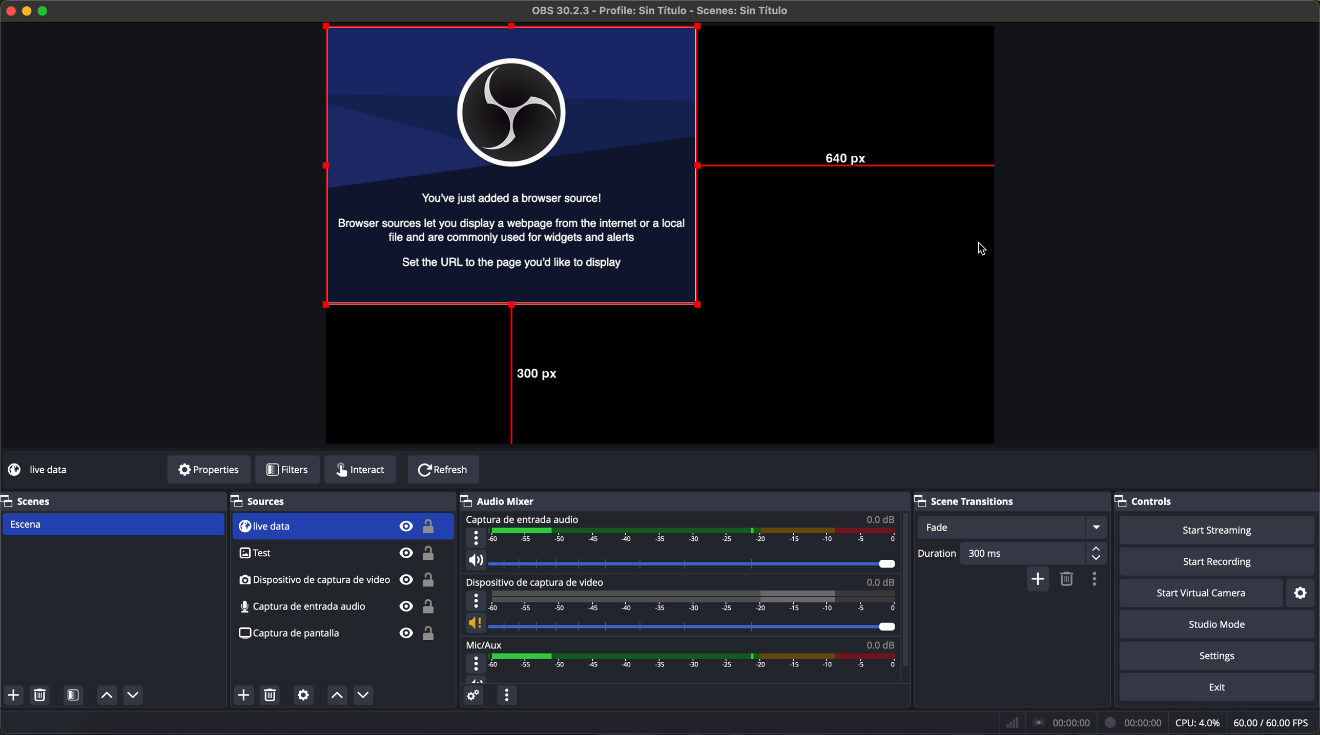  Describe the element at coordinates (334, 696) in the screenshot. I see `move sources up` at that location.